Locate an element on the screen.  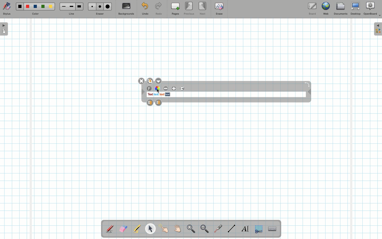
Options is located at coordinates (160, 80).